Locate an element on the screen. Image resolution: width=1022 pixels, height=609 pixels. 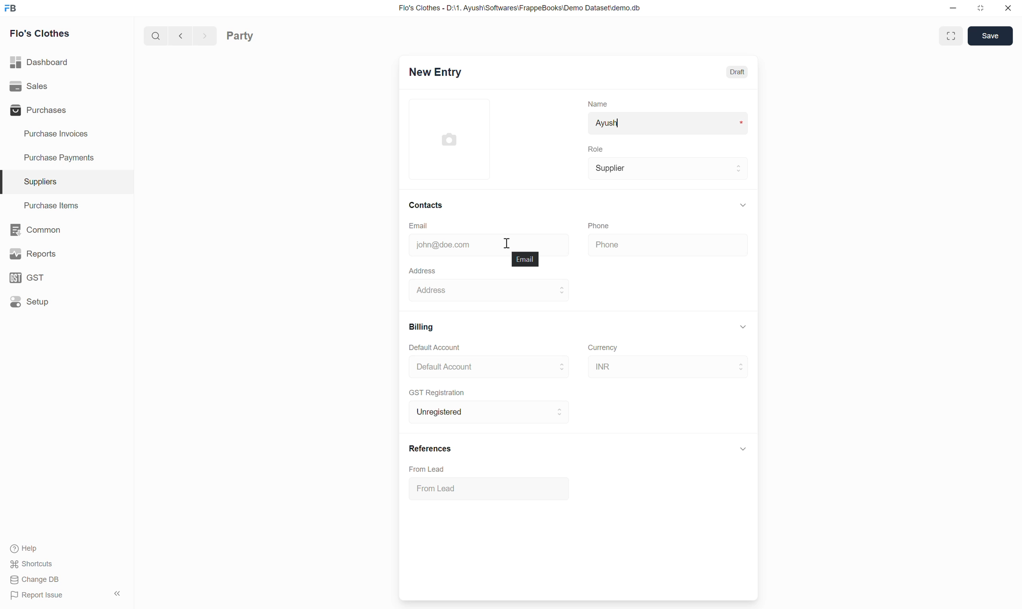
Toggle between form and full width is located at coordinates (951, 36).